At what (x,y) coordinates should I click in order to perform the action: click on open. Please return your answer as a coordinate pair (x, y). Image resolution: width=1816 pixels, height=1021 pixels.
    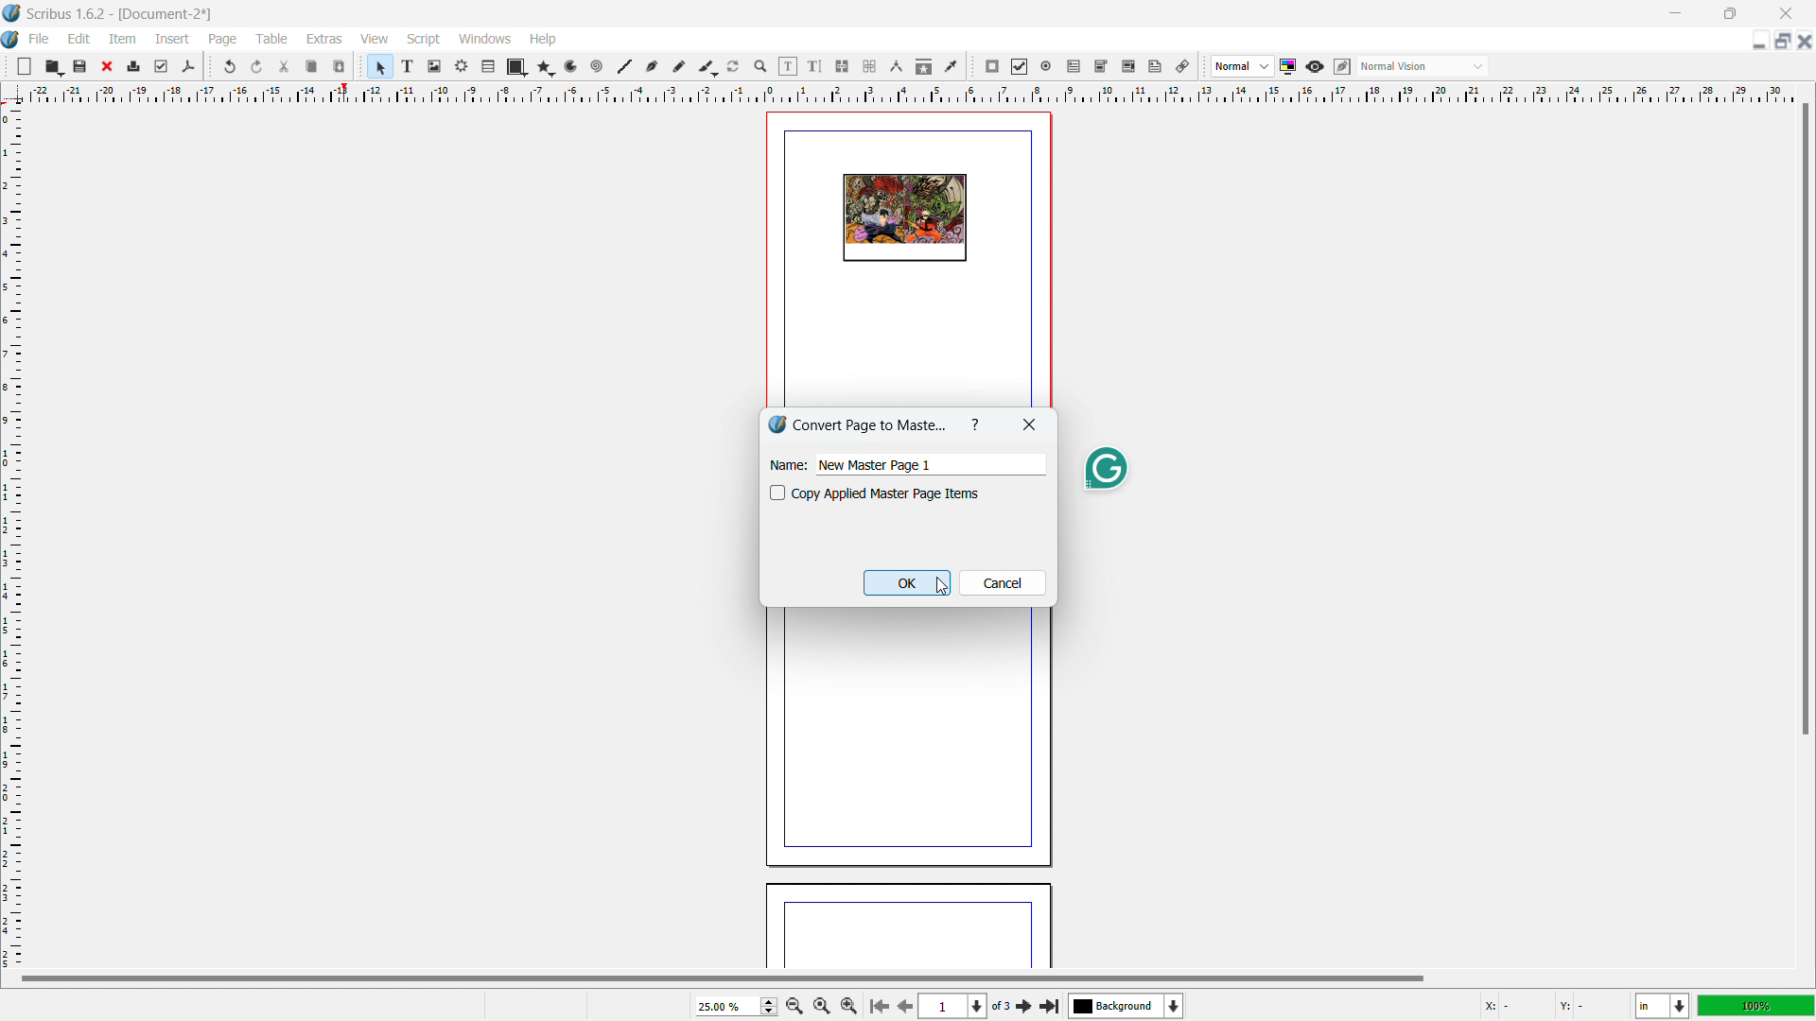
    Looking at the image, I should click on (53, 66).